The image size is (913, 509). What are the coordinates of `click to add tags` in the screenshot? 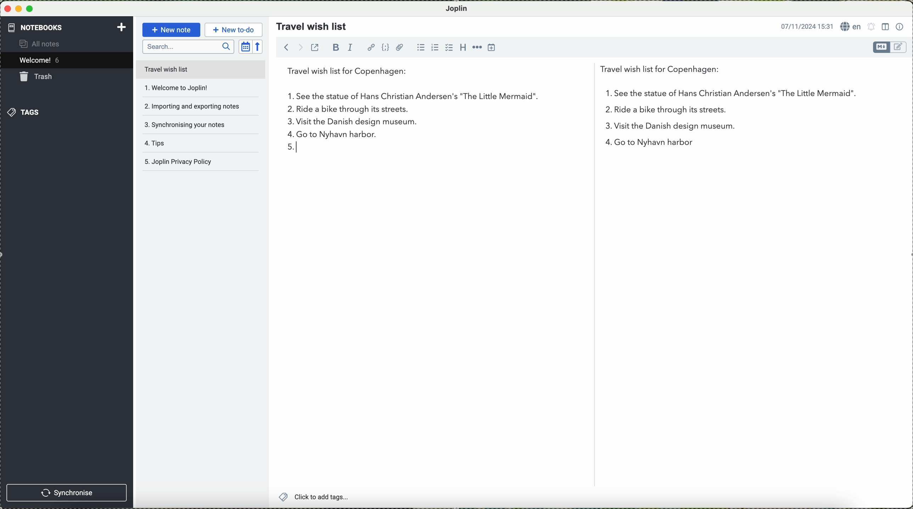 It's located at (332, 497).